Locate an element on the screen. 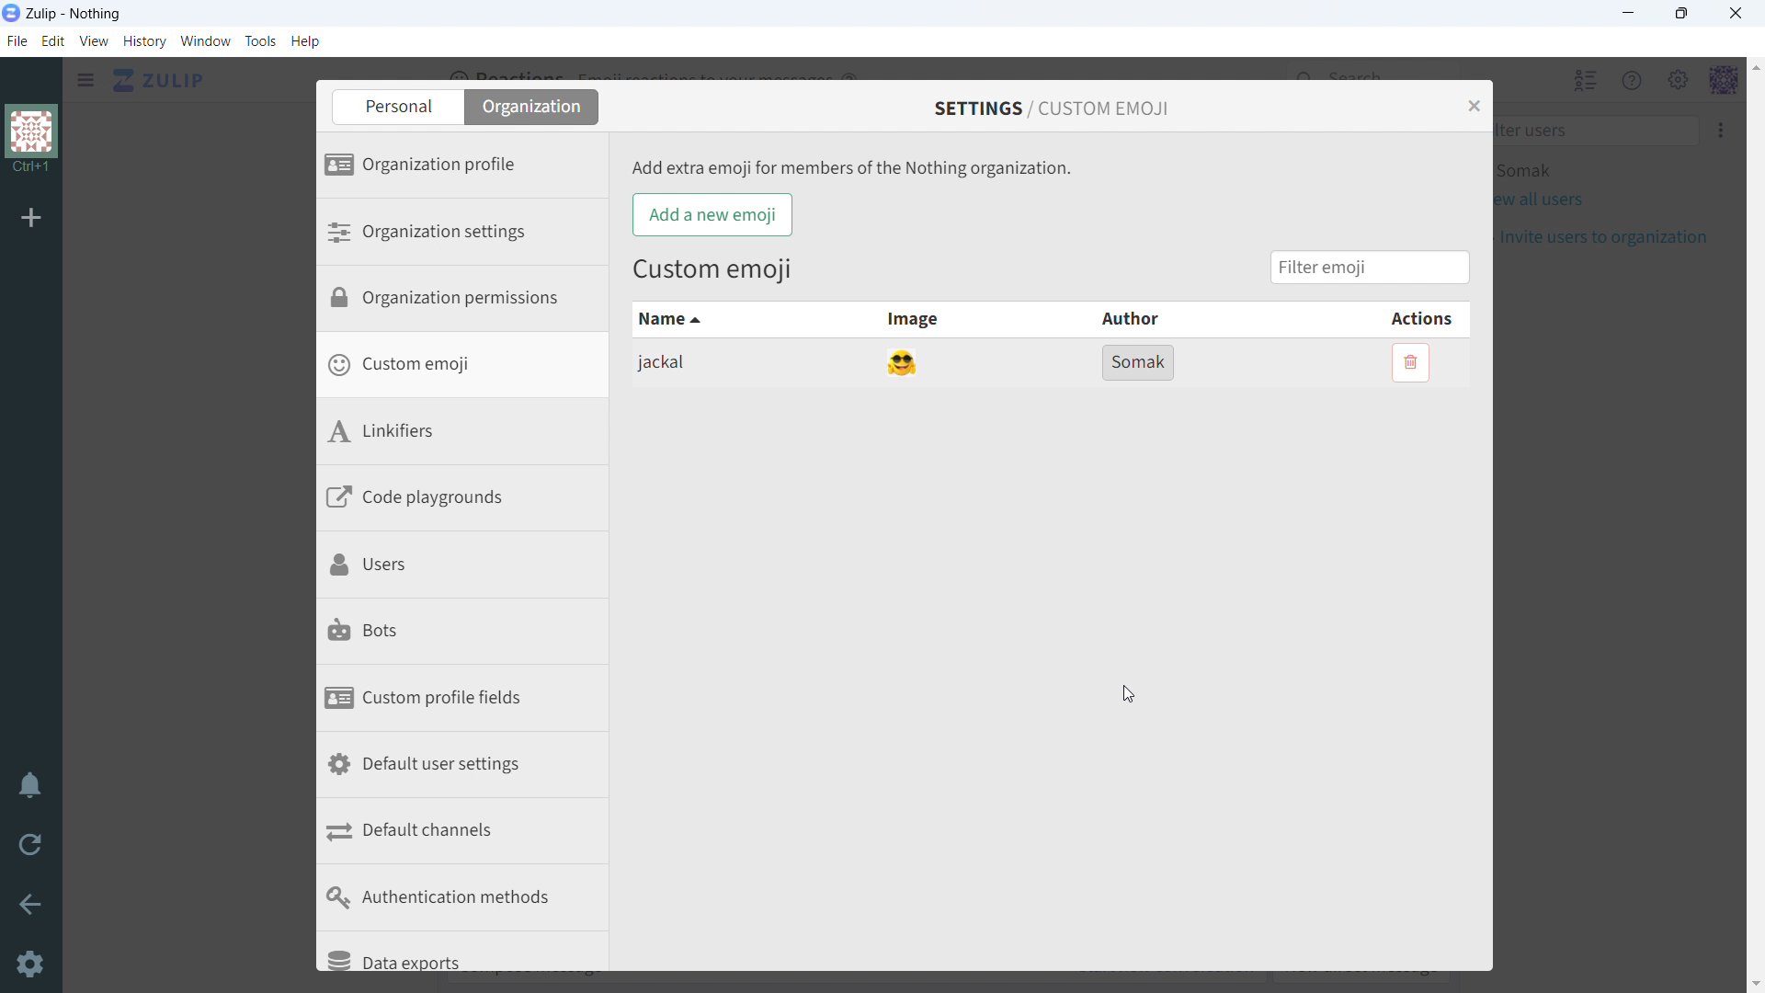 The image size is (1765, 993). view all users is located at coordinates (1553, 200).